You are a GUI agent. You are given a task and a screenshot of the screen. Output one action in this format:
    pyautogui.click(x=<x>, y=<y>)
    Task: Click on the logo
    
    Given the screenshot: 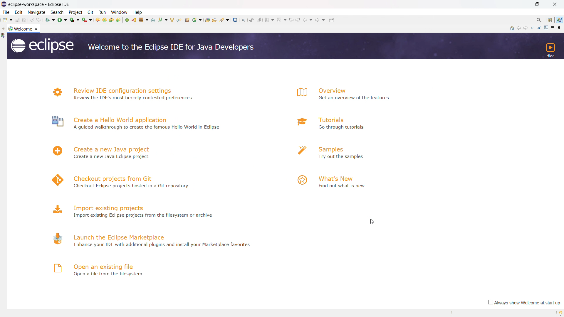 What is the action you would take?
    pyautogui.click(x=298, y=92)
    